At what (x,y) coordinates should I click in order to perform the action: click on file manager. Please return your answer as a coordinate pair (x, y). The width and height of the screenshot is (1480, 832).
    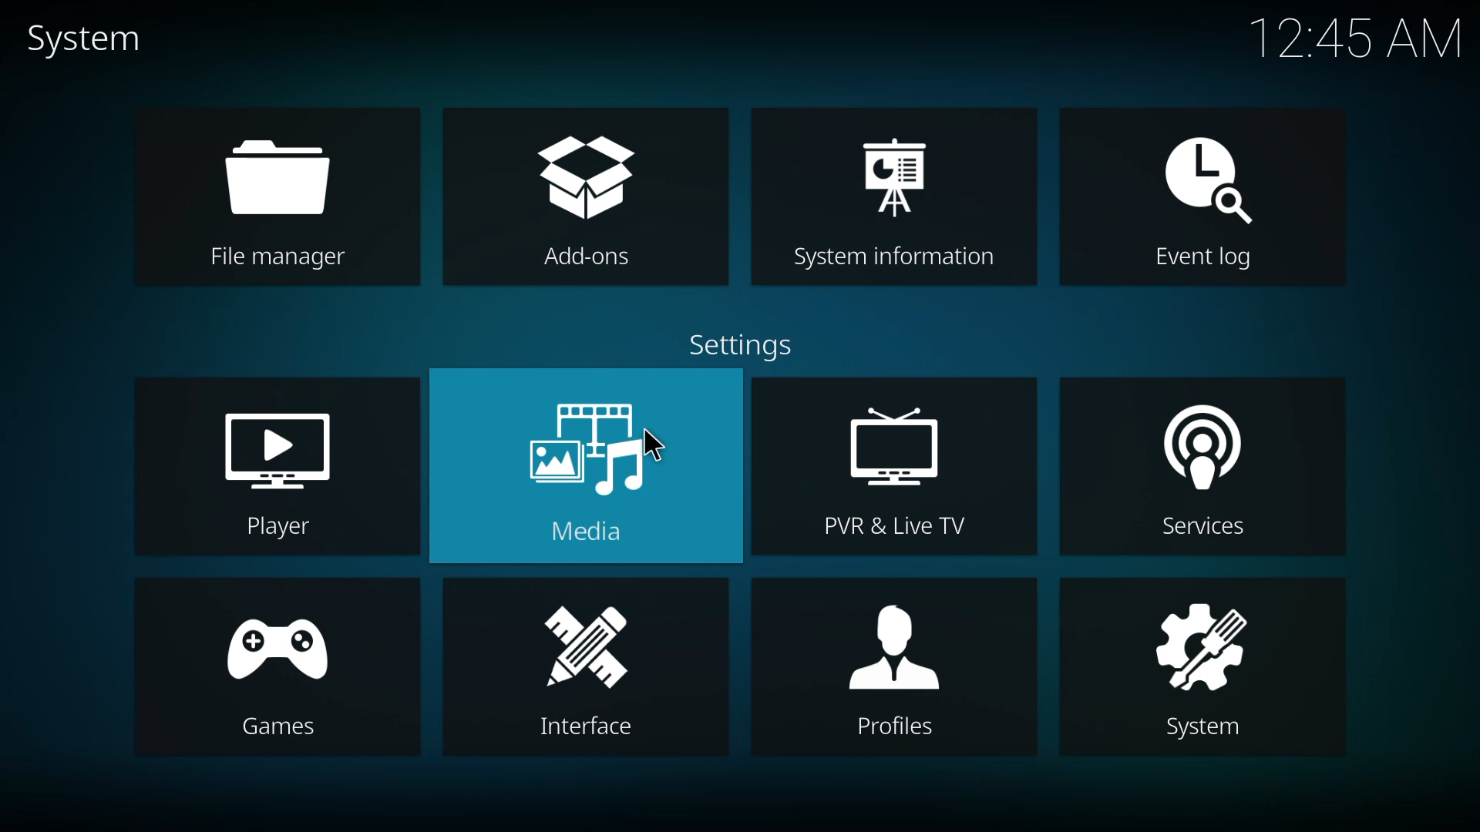
    Looking at the image, I should click on (274, 196).